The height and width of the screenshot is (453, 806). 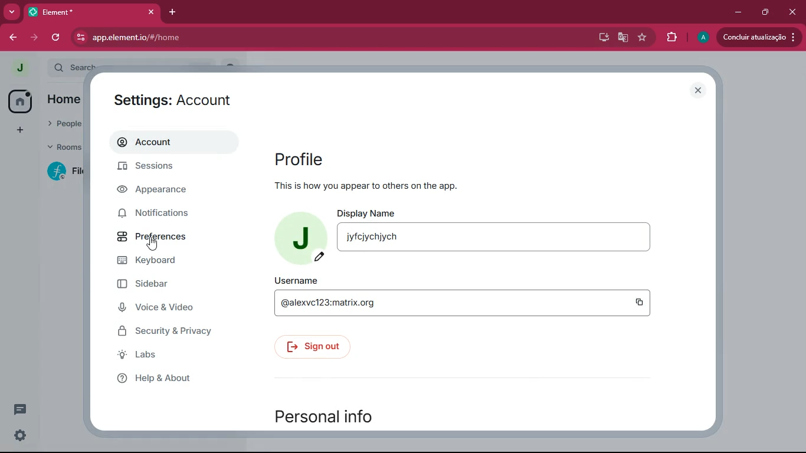 What do you see at coordinates (302, 237) in the screenshot?
I see `profile picture` at bounding box center [302, 237].